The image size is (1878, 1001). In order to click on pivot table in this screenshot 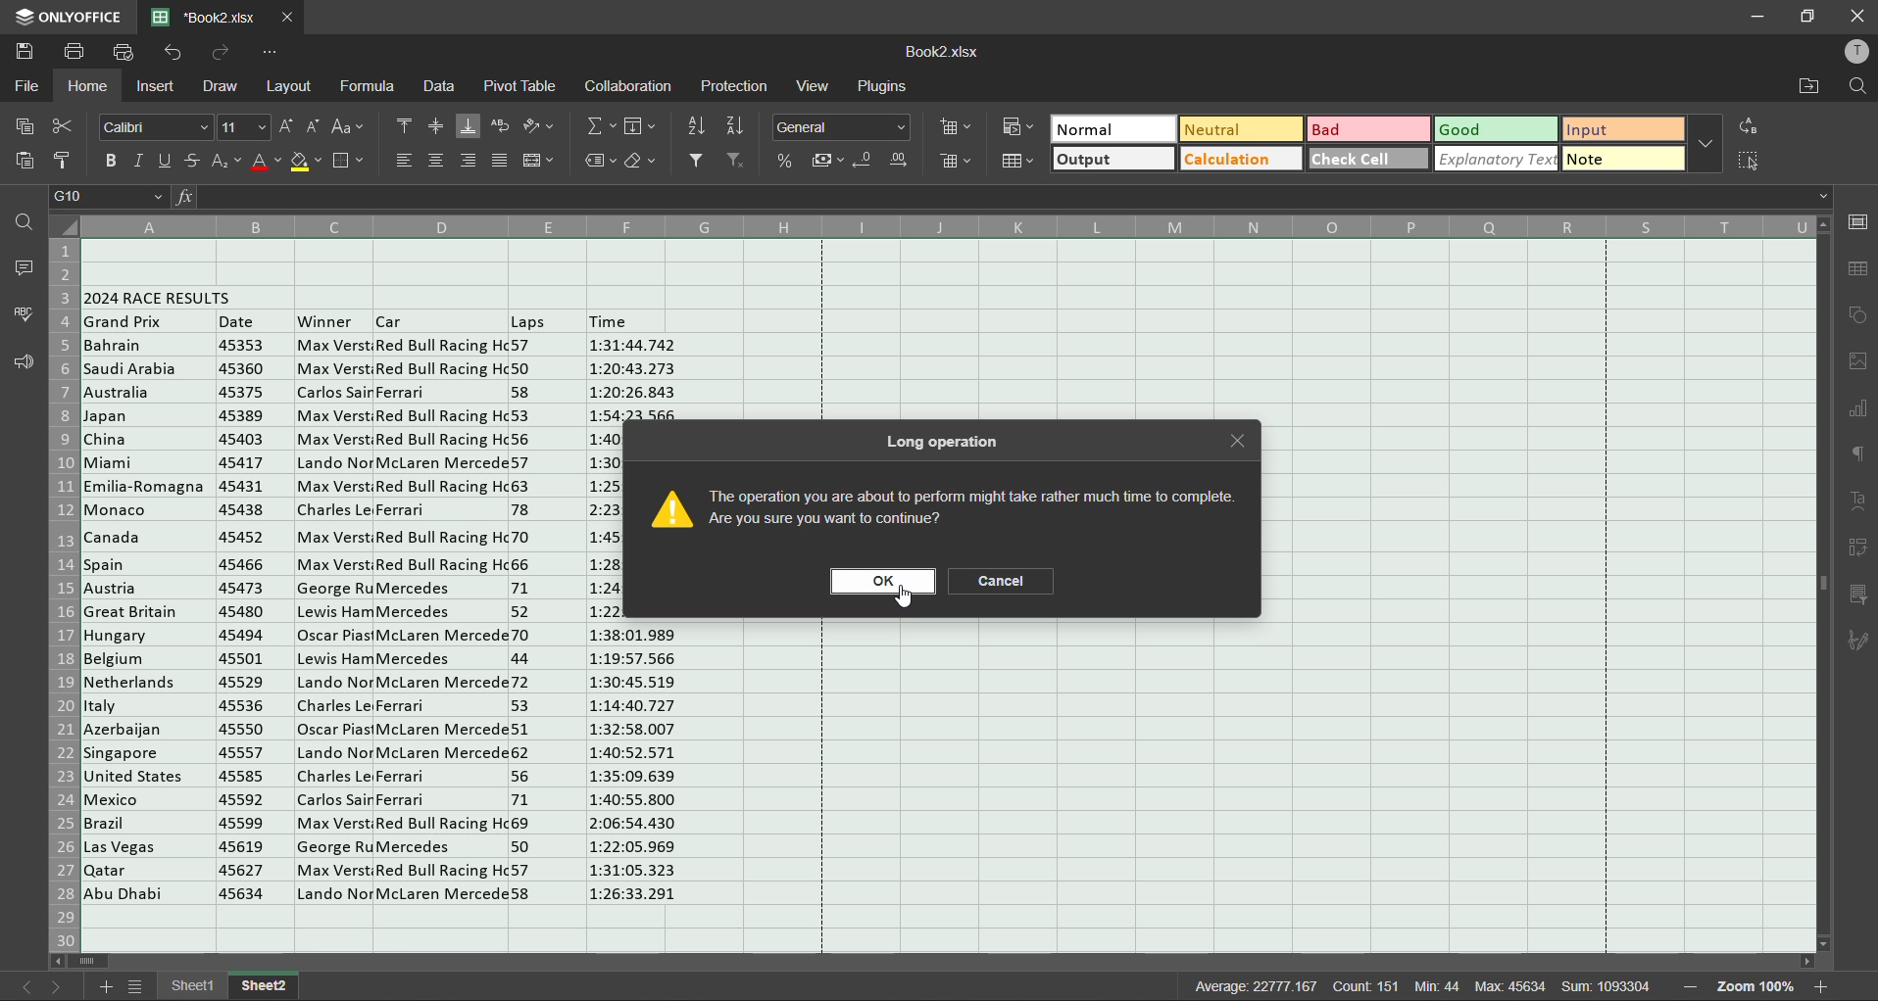, I will do `click(1856, 546)`.